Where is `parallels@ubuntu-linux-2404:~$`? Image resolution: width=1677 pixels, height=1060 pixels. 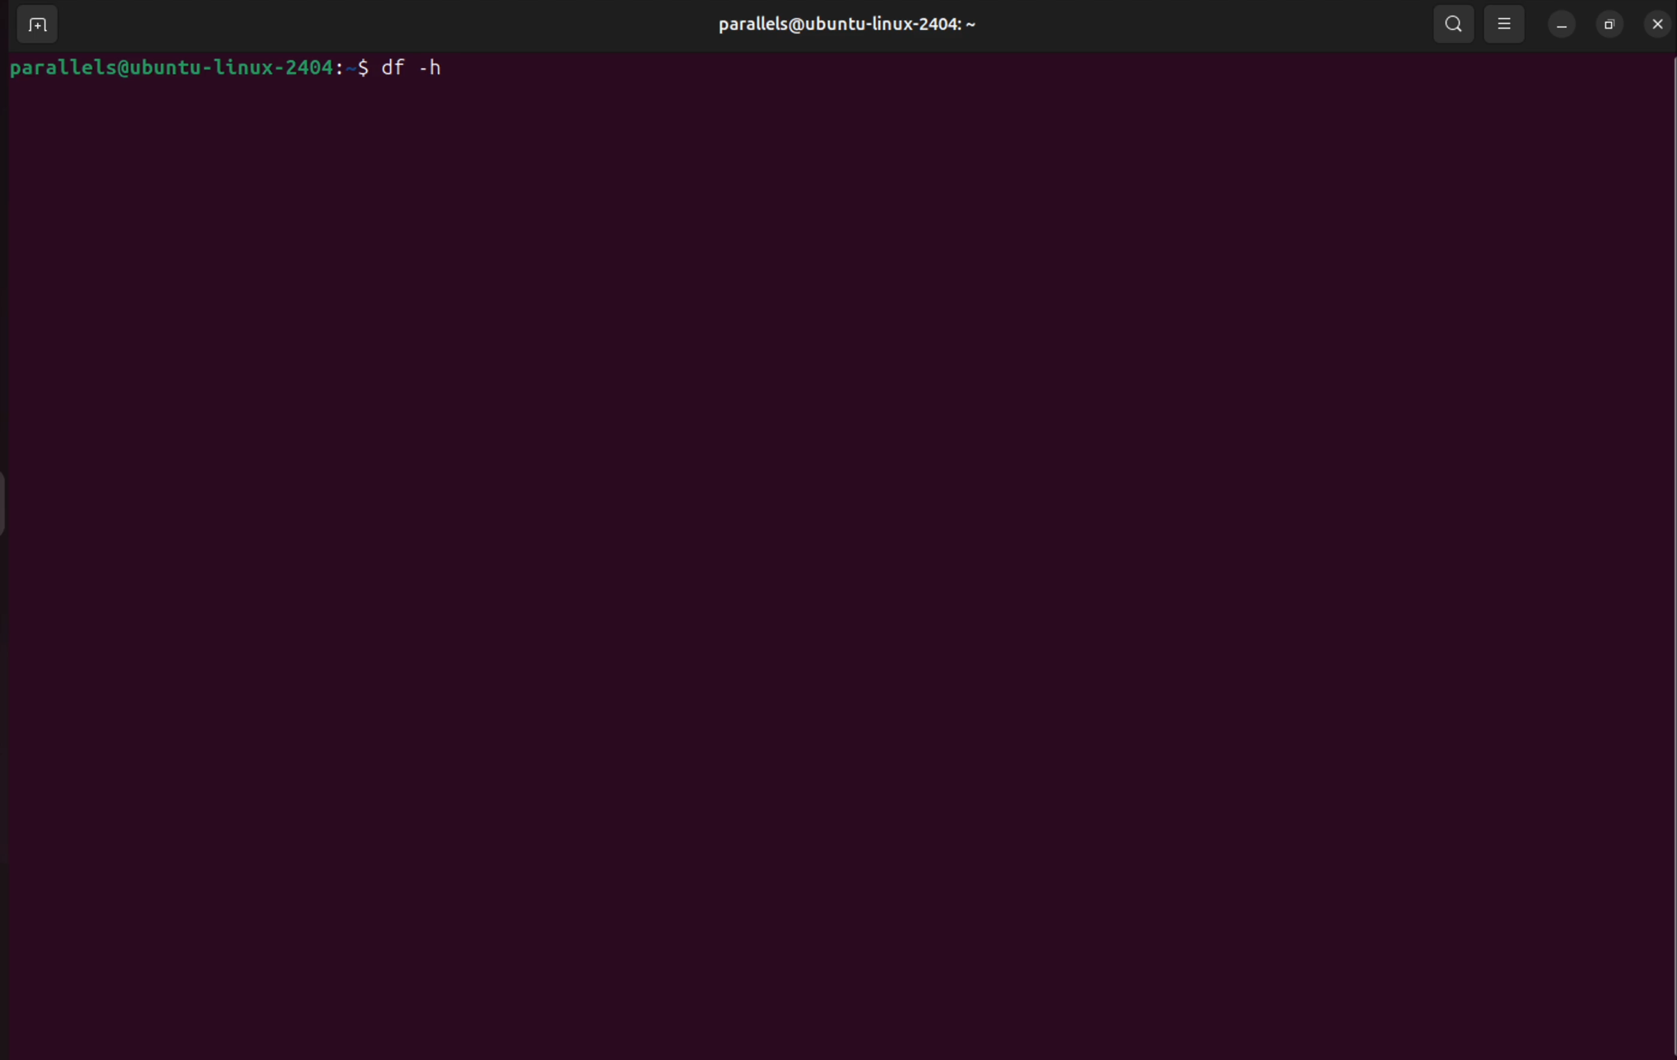 parallels@ubuntu-linux-2404:~$ is located at coordinates (190, 67).